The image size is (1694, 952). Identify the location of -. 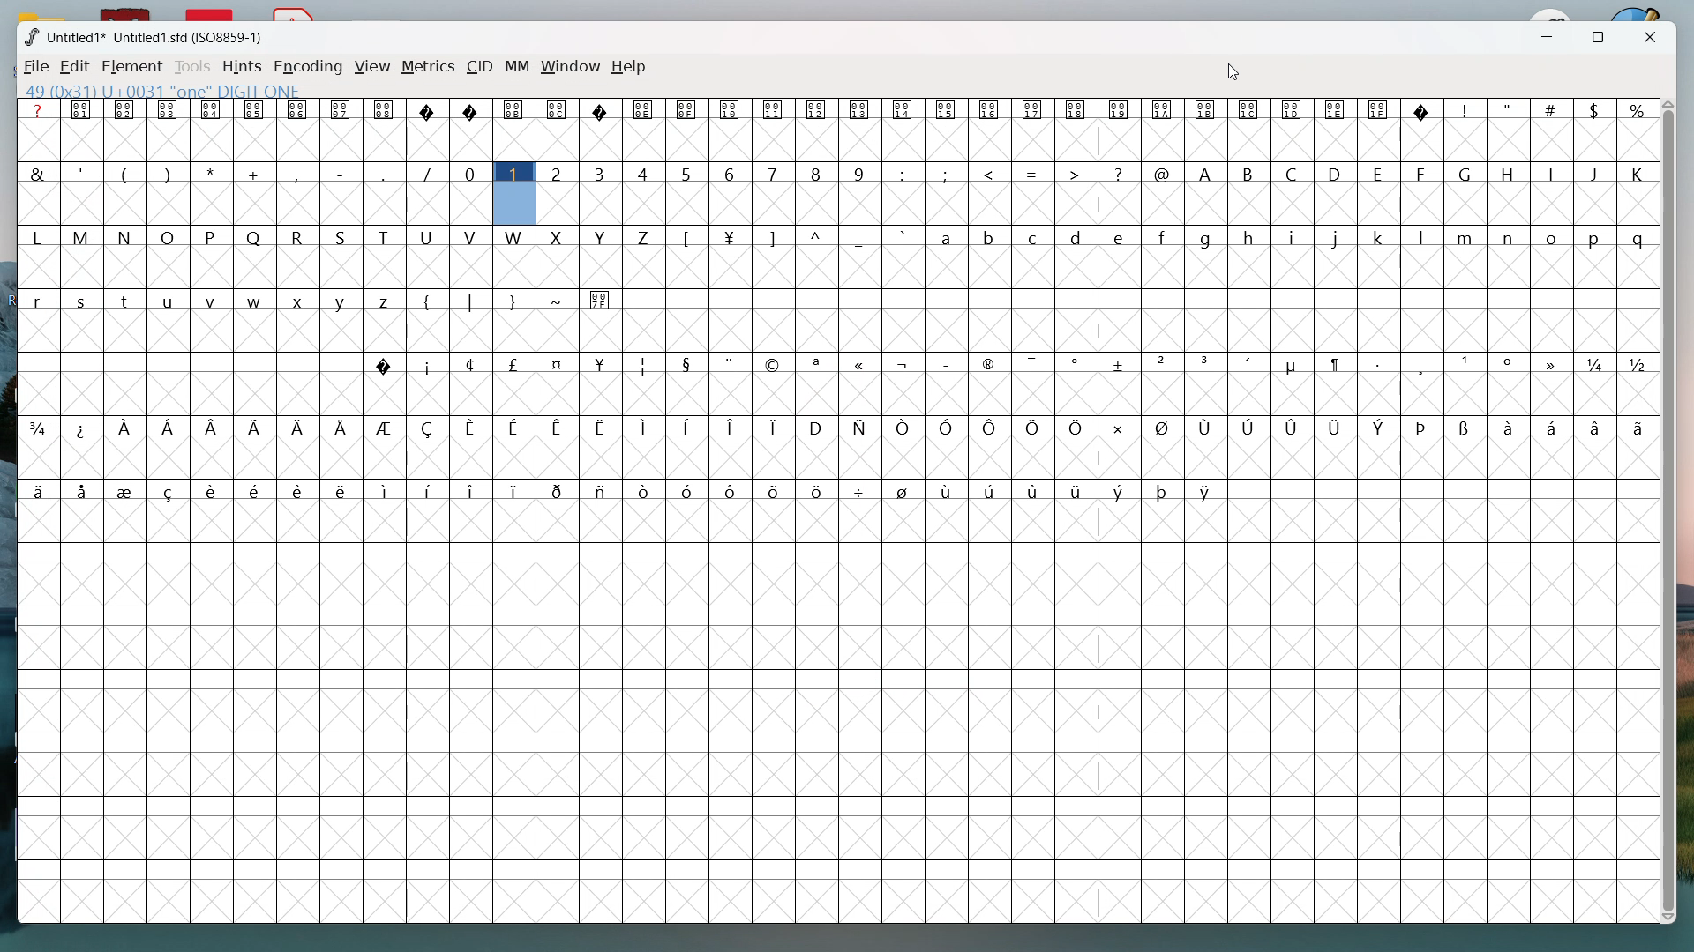
(343, 171).